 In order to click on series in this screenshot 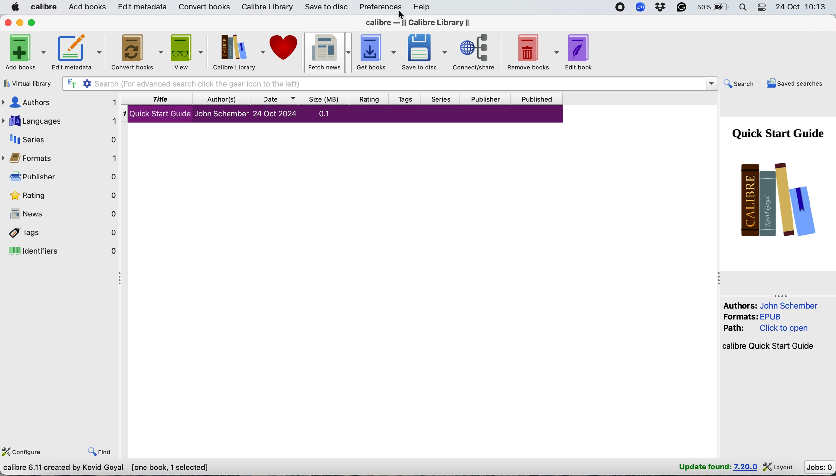, I will do `click(443, 99)`.